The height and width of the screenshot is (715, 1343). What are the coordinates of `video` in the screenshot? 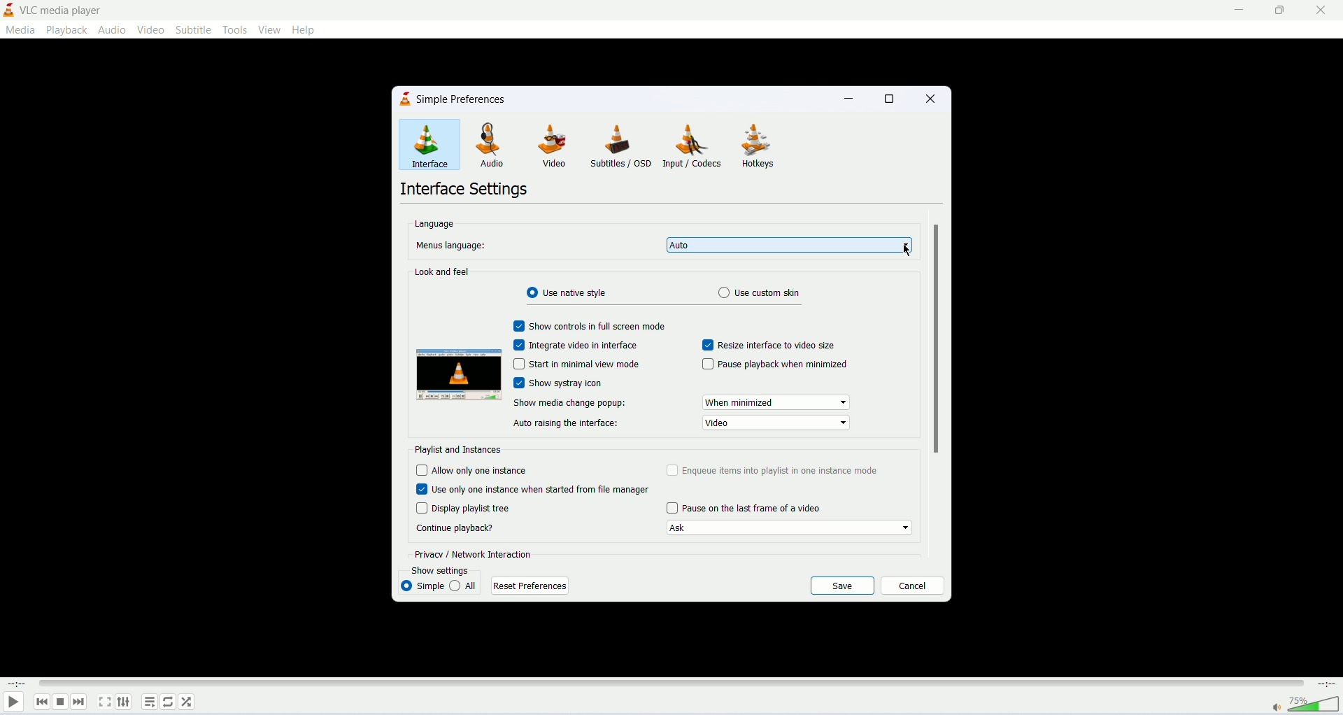 It's located at (556, 146).